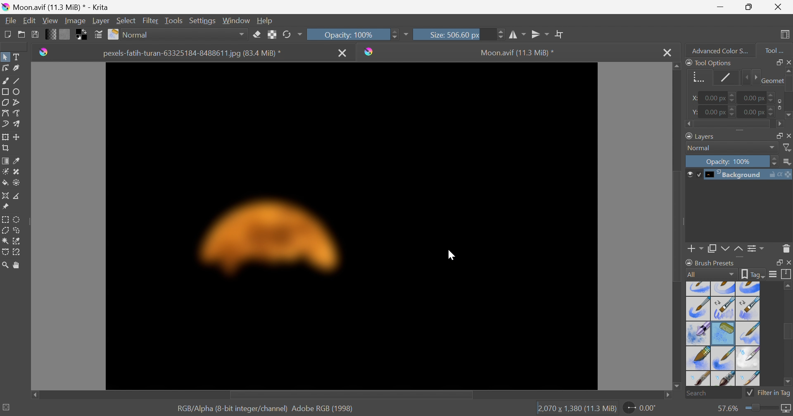  I want to click on Delete the layer or mask, so click(786, 250).